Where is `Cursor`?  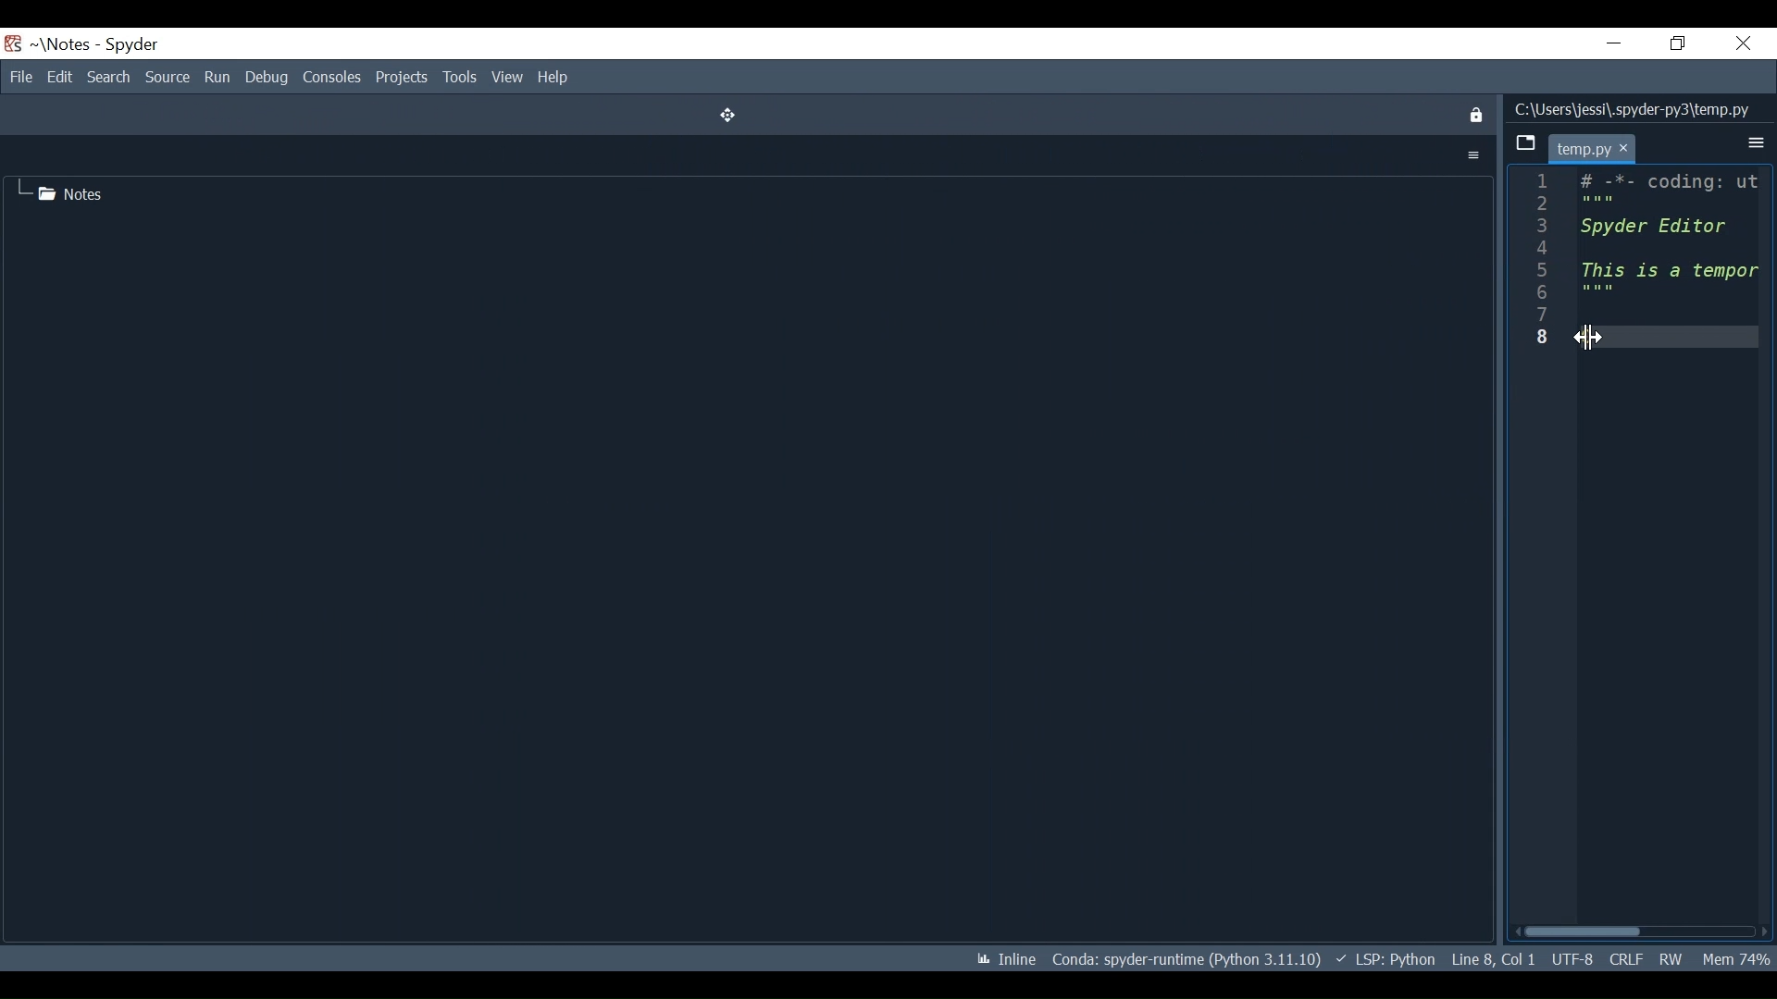 Cursor is located at coordinates (1589, 339).